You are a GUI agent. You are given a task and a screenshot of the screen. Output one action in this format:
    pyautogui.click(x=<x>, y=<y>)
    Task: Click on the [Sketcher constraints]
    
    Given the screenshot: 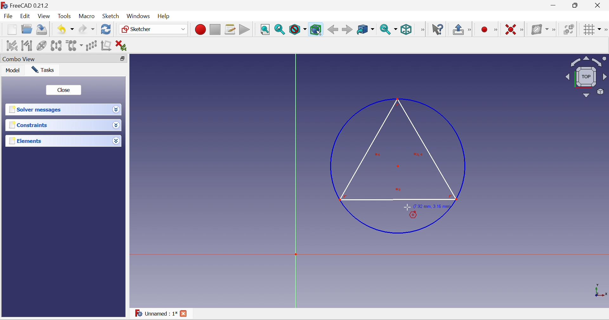 What is the action you would take?
    pyautogui.click(x=522, y=30)
    